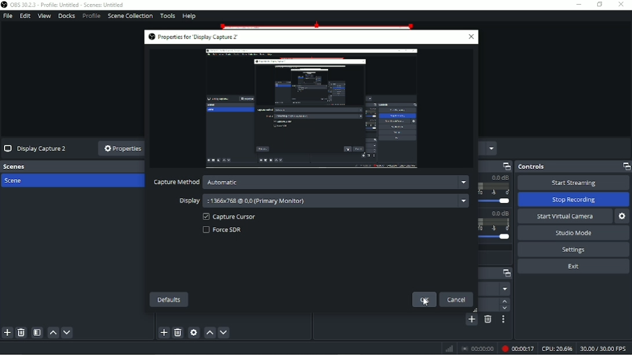 The height and width of the screenshot is (355, 632). I want to click on Capture method, so click(177, 183).